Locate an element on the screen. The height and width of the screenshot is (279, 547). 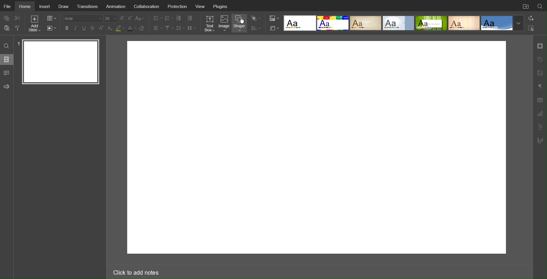
View is located at coordinates (201, 6).